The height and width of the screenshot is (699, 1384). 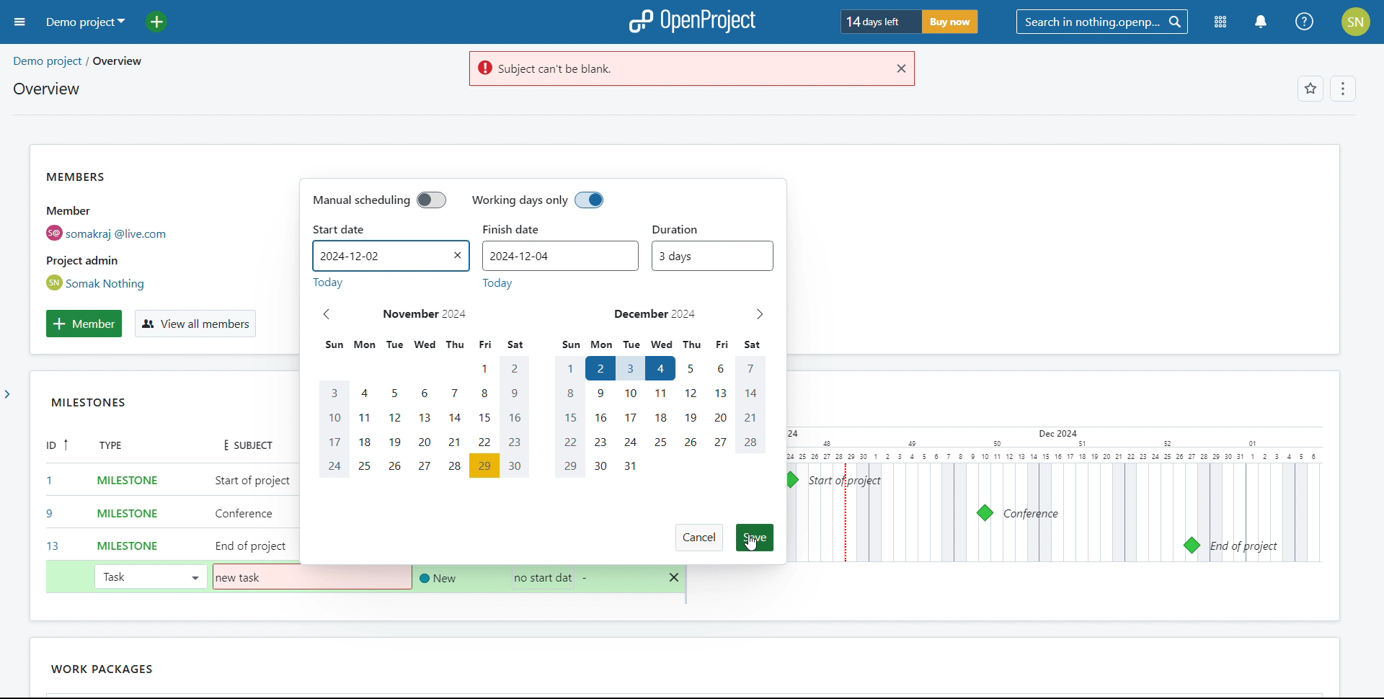 I want to click on subject, so click(x=242, y=444).